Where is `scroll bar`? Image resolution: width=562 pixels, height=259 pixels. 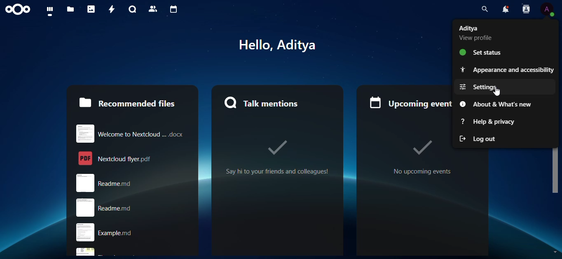 scroll bar is located at coordinates (555, 112).